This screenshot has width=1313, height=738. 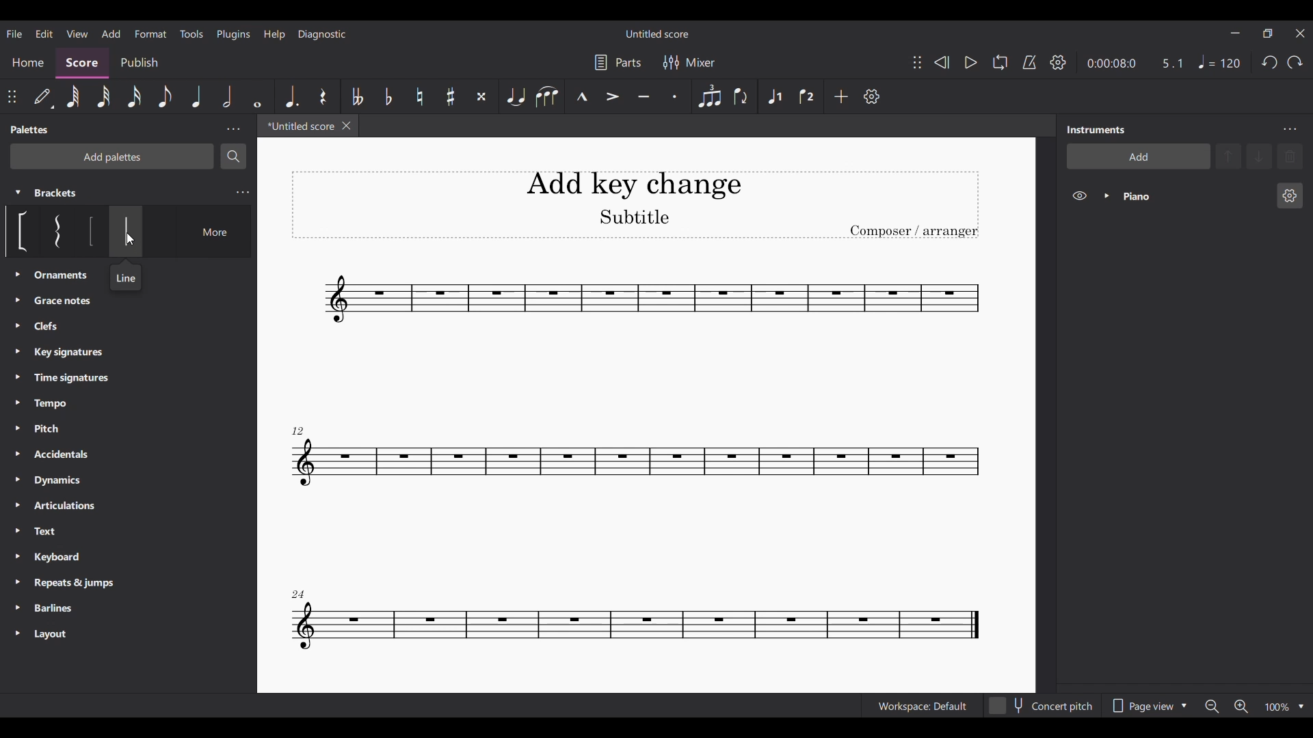 What do you see at coordinates (546, 97) in the screenshot?
I see `Slur` at bounding box center [546, 97].